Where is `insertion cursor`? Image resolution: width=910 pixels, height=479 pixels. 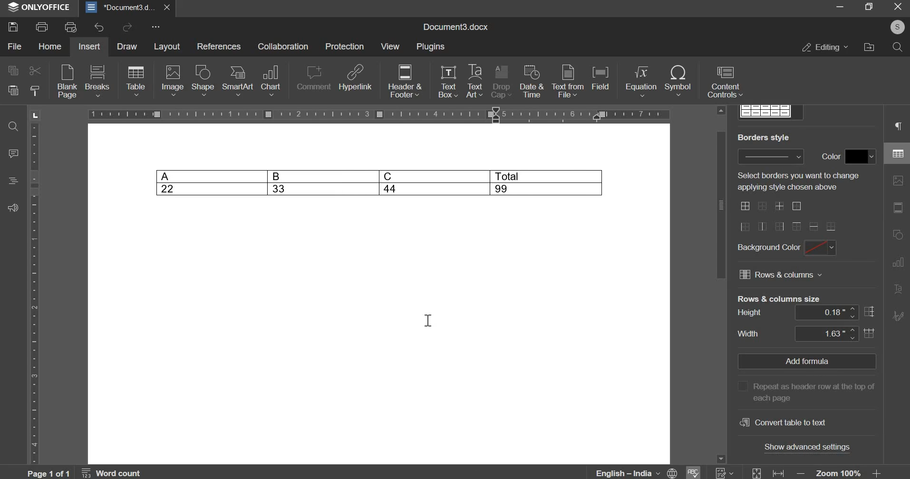 insertion cursor is located at coordinates (428, 321).